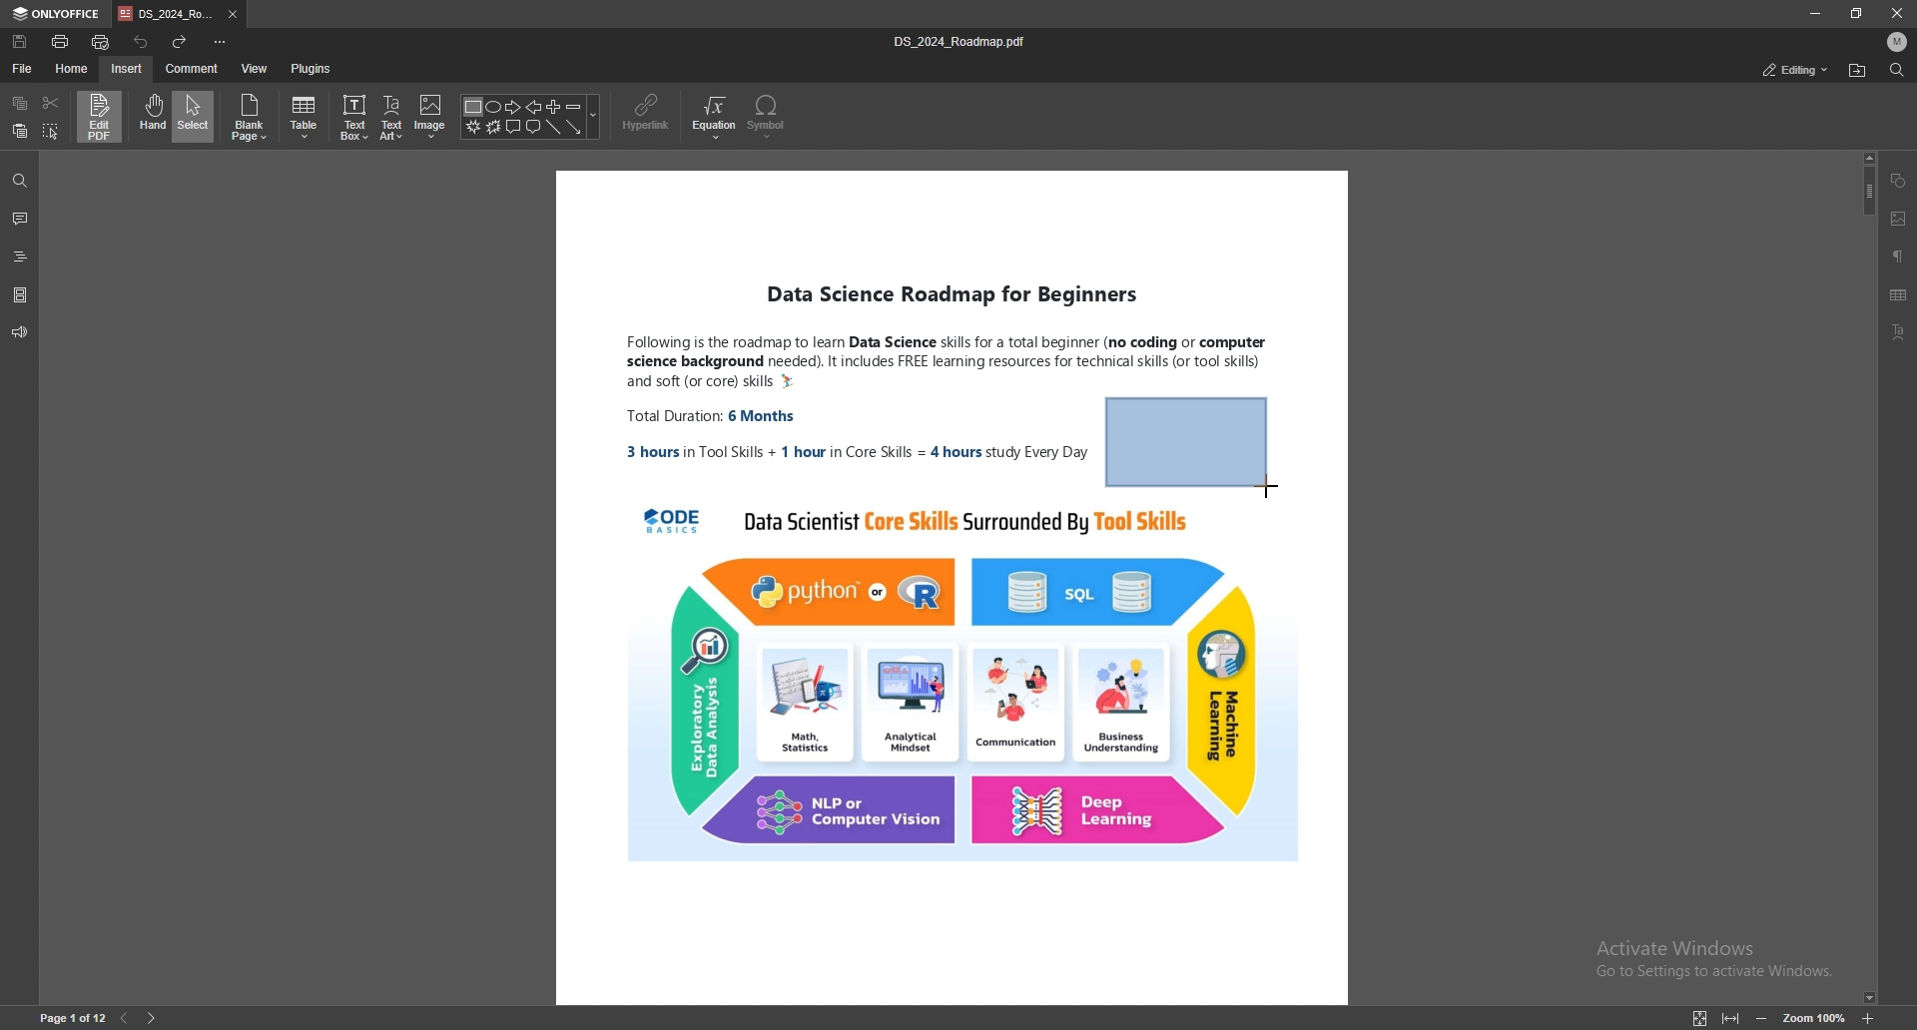  What do you see at coordinates (101, 116) in the screenshot?
I see `edit pdf` at bounding box center [101, 116].